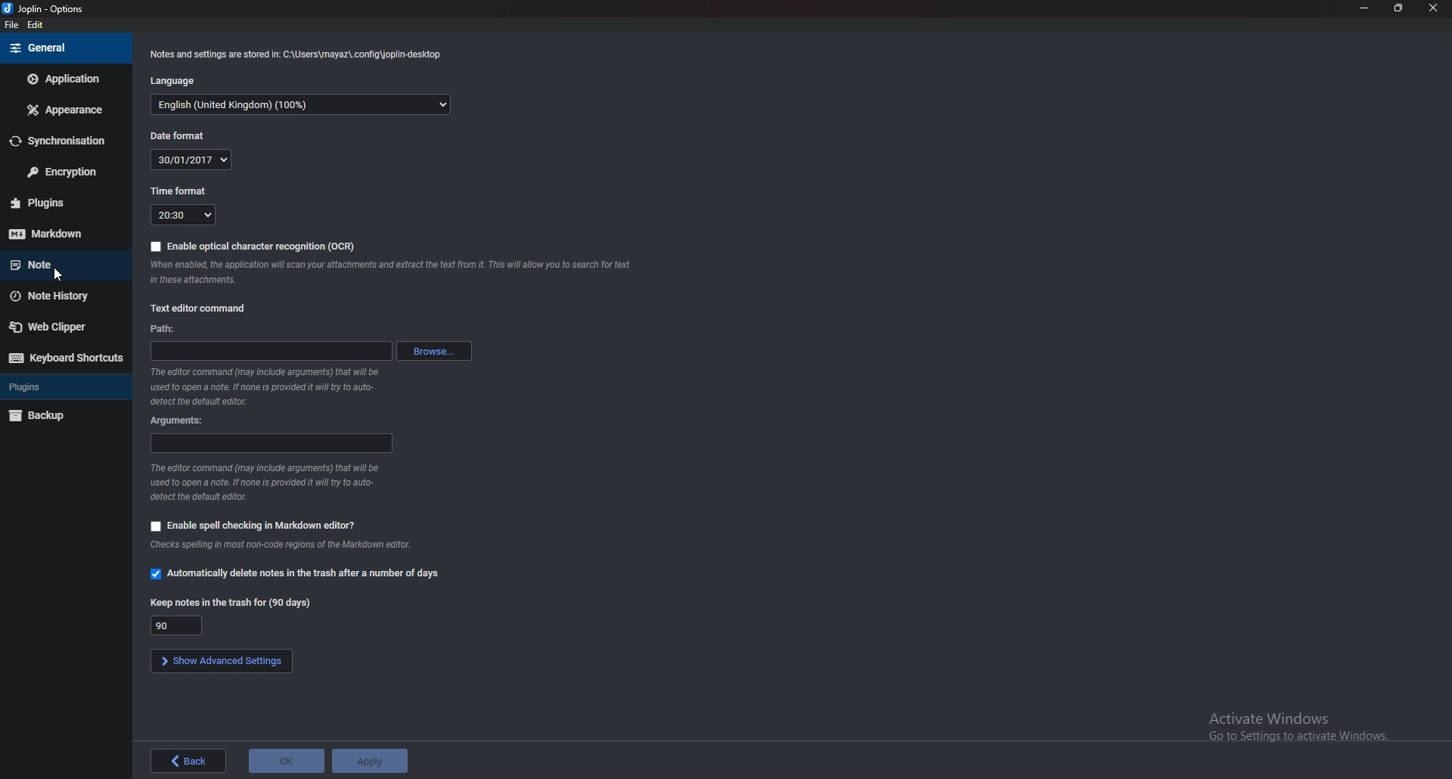  What do you see at coordinates (253, 526) in the screenshot?
I see `Enable spell checking` at bounding box center [253, 526].